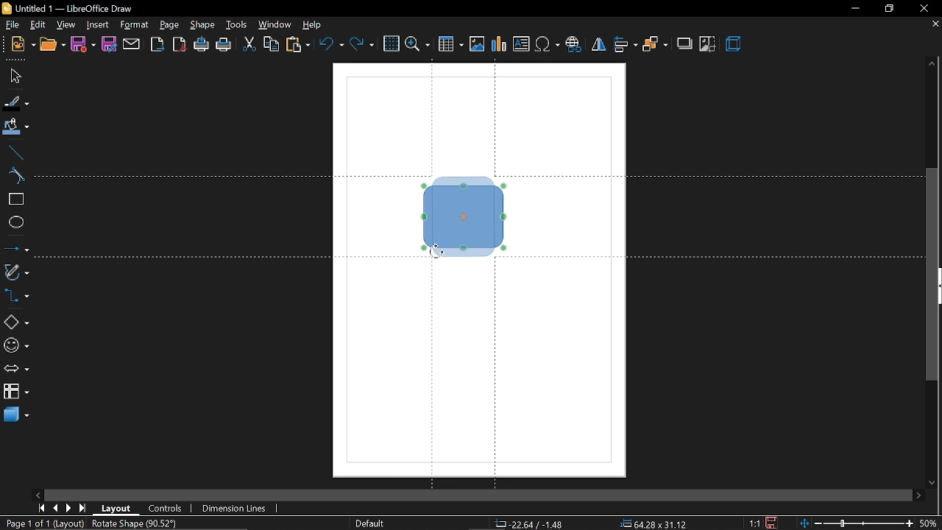 This screenshot has width=942, height=530. I want to click on print, so click(224, 45).